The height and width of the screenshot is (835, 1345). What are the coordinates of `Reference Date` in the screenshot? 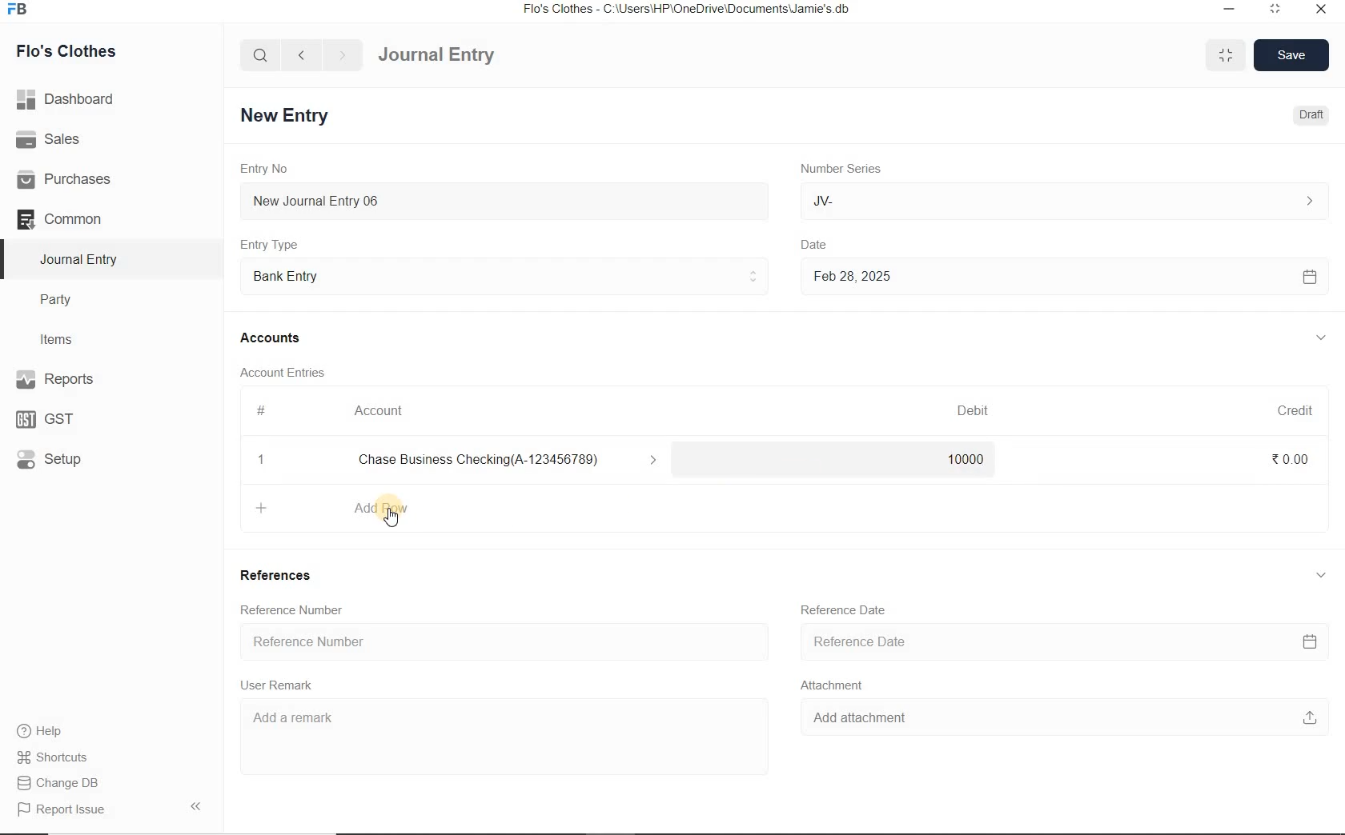 It's located at (846, 610).